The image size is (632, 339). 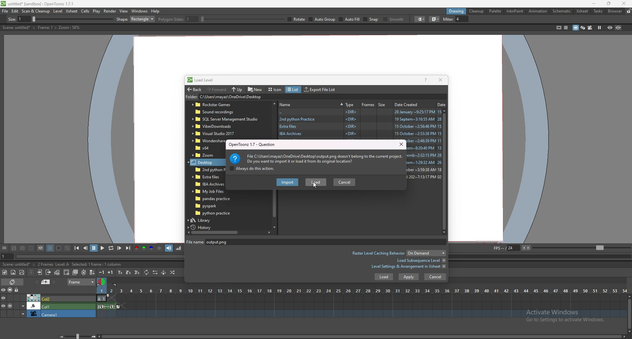 What do you see at coordinates (220, 112) in the screenshot?
I see `folder` at bounding box center [220, 112].